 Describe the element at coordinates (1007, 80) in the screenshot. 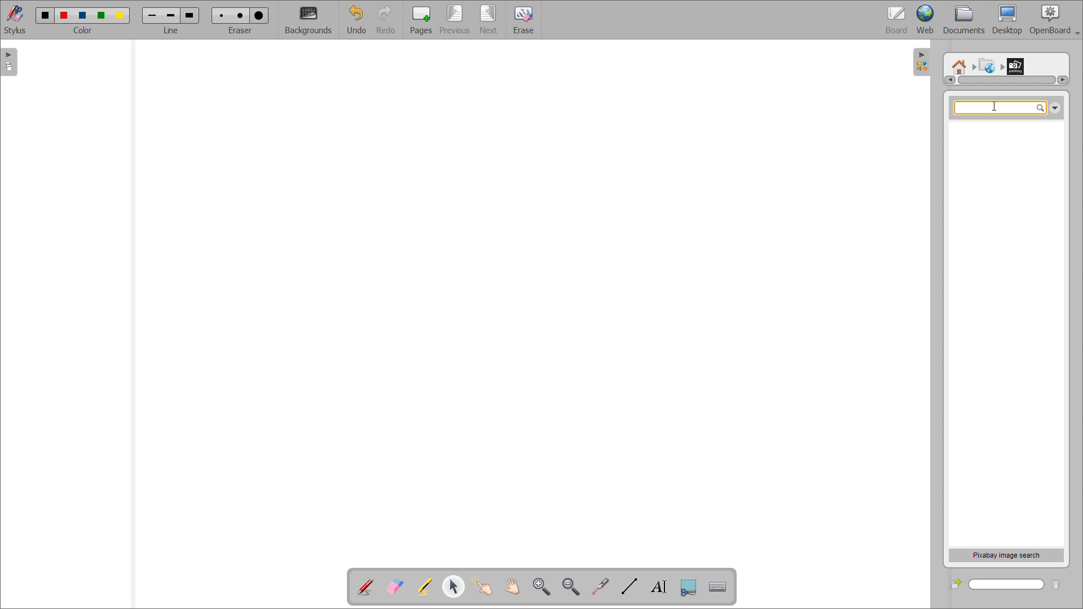

I see `scrollbar` at that location.